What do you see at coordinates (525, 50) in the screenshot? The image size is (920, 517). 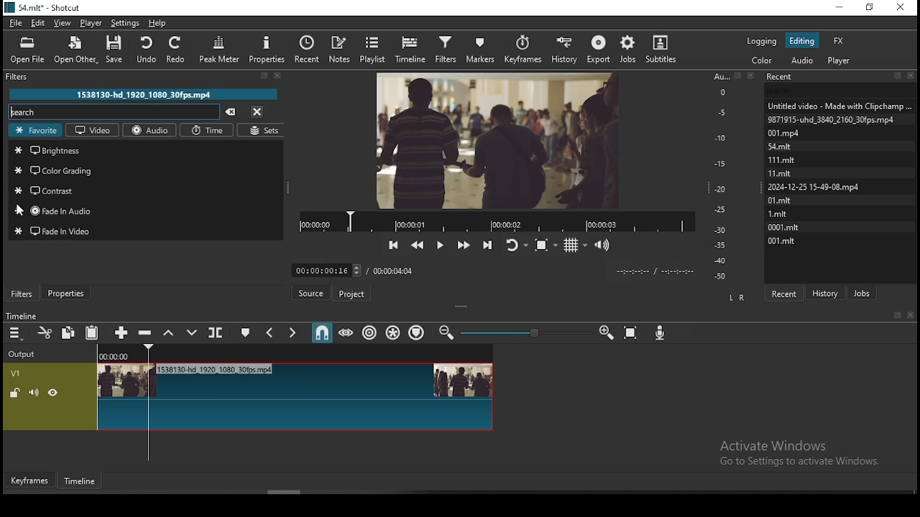 I see `keyframes` at bounding box center [525, 50].